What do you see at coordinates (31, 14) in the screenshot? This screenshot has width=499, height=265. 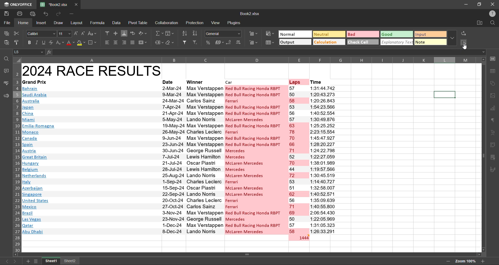 I see `quick print` at bounding box center [31, 14].